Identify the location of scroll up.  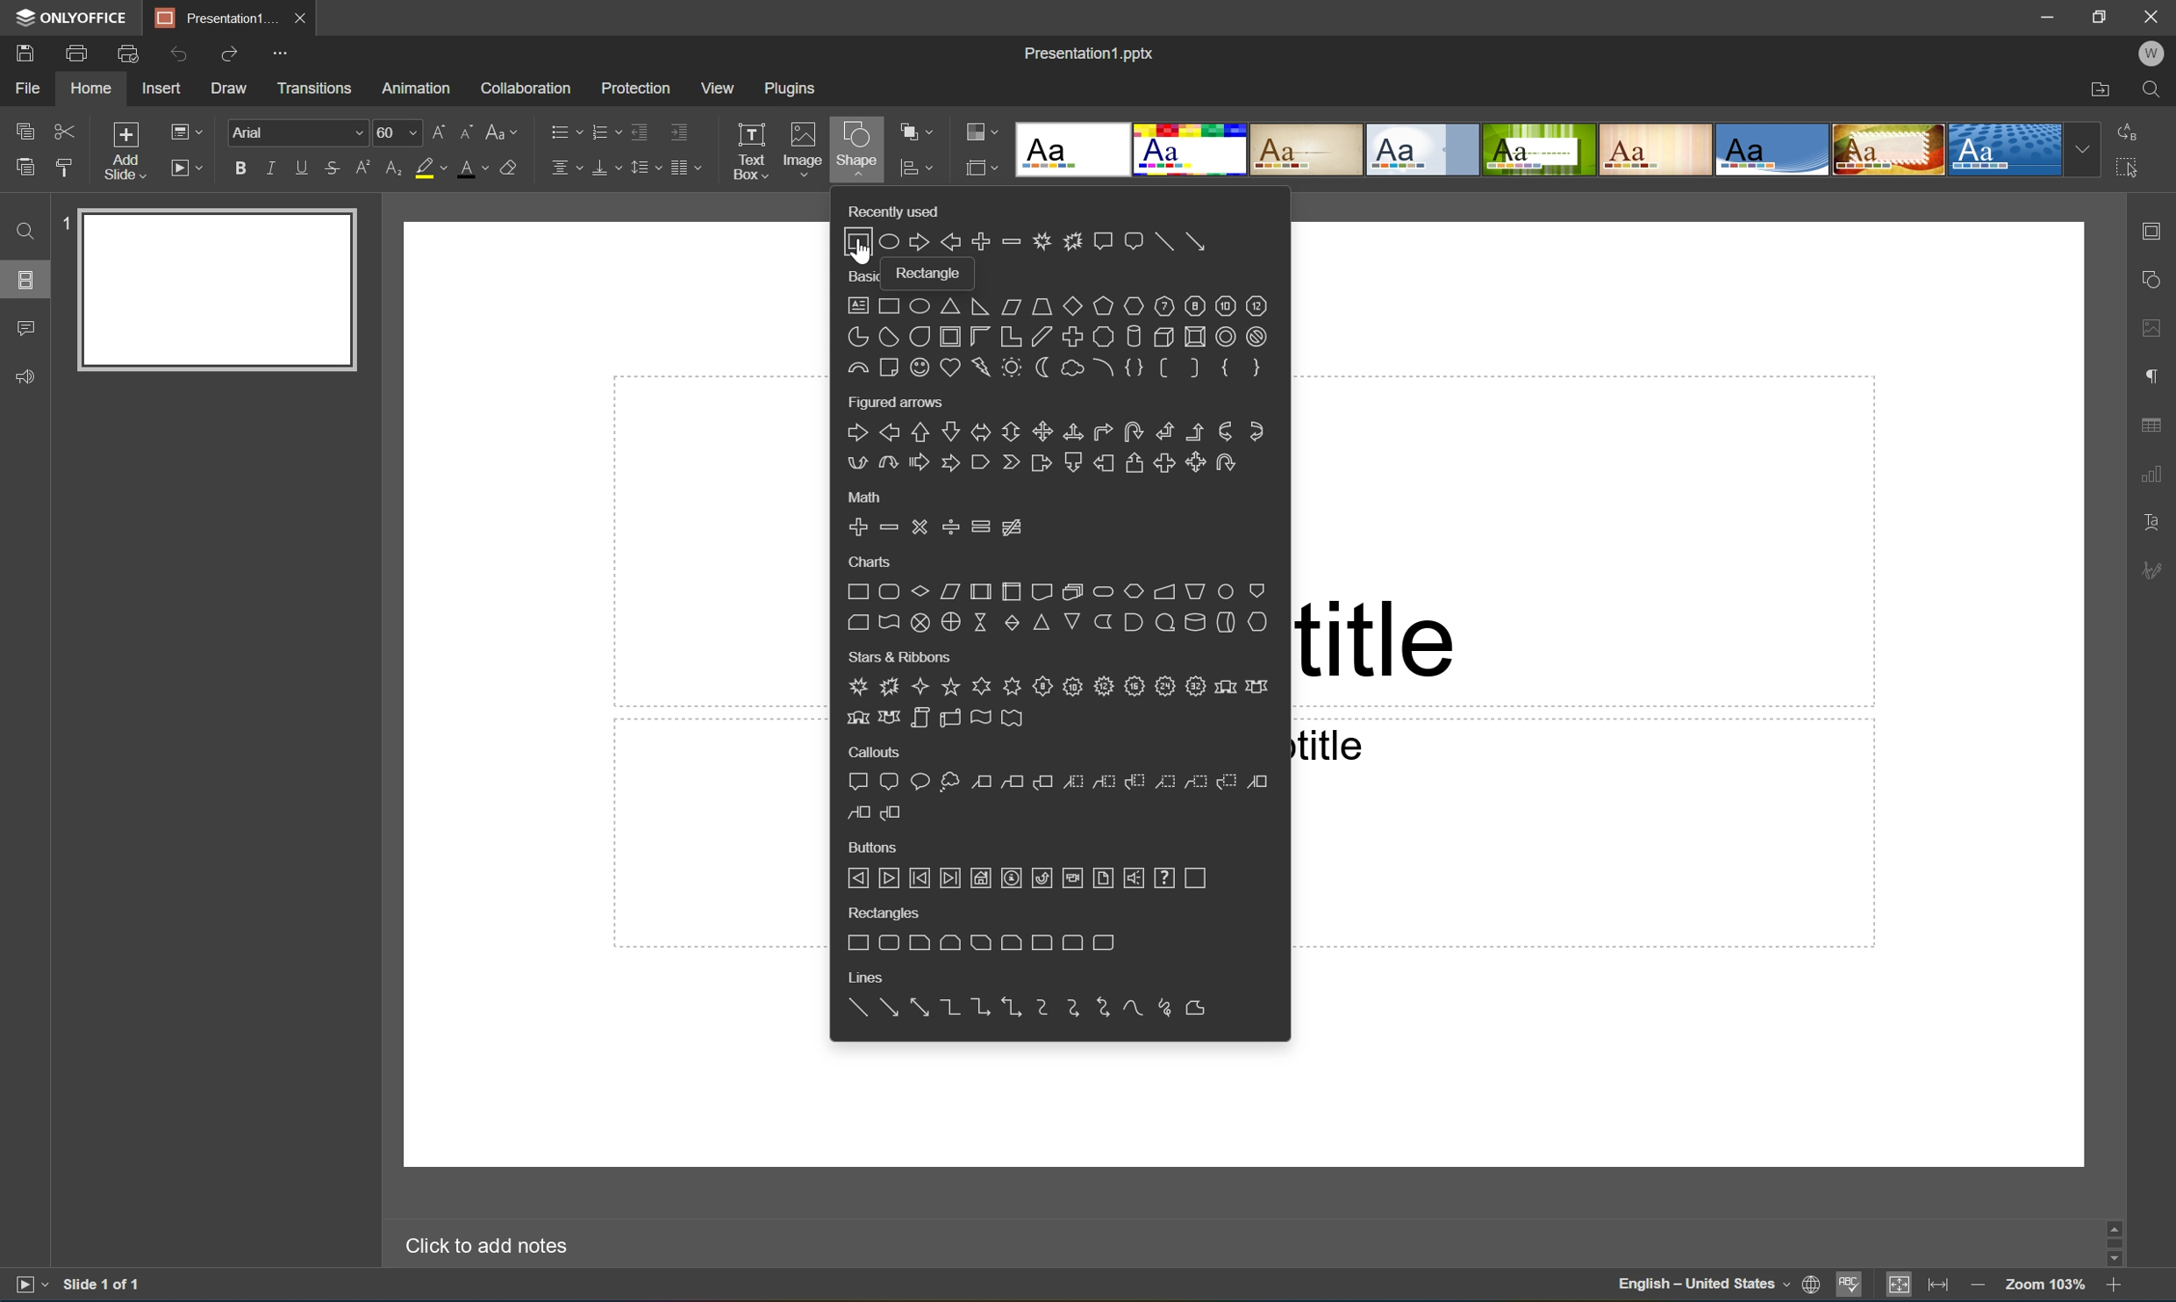
(2110, 1225).